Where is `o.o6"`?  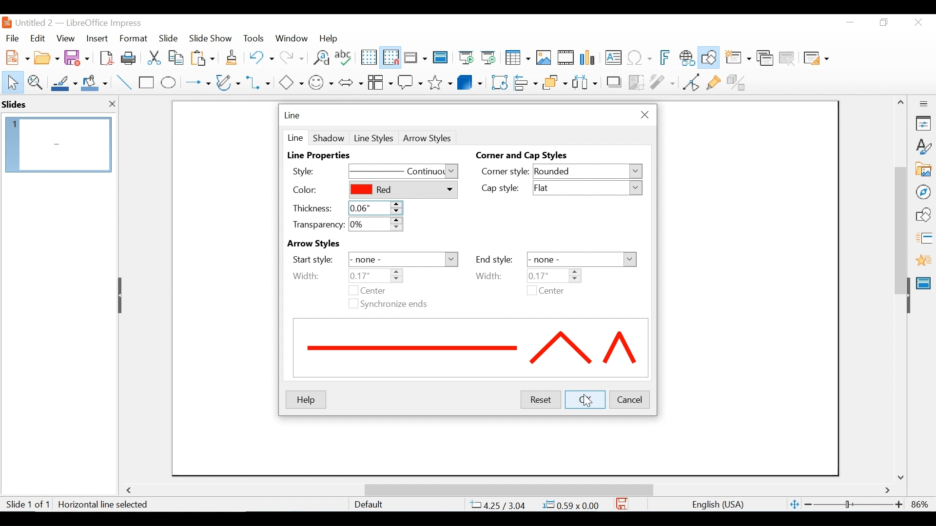 o.o6" is located at coordinates (374, 208).